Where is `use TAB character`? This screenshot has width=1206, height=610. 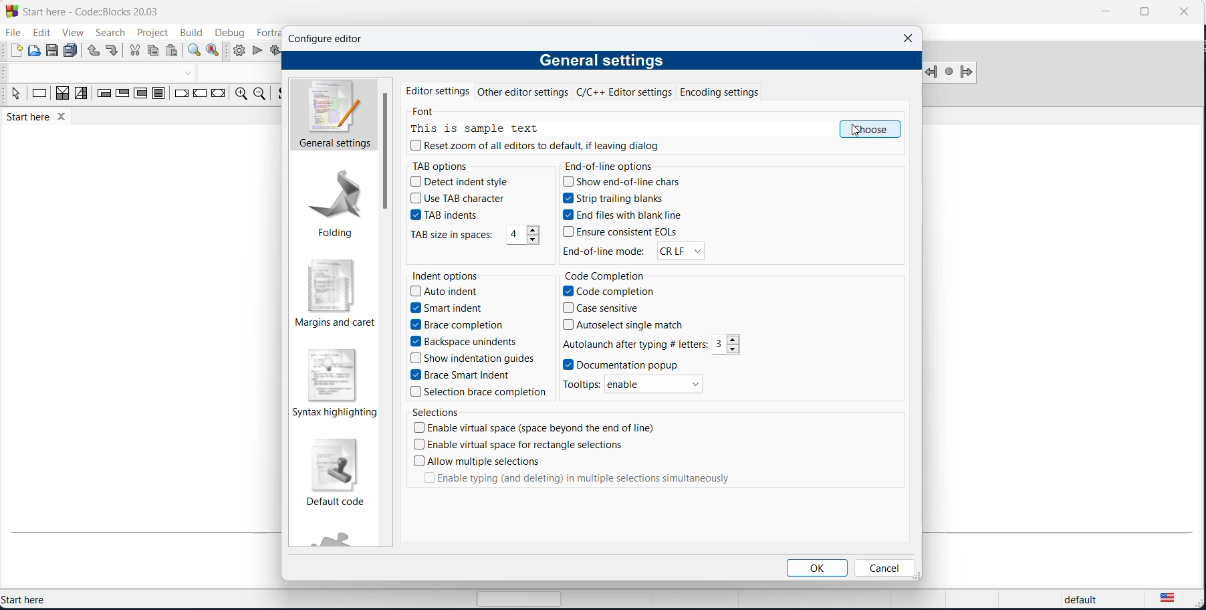
use TAB character is located at coordinates (459, 199).